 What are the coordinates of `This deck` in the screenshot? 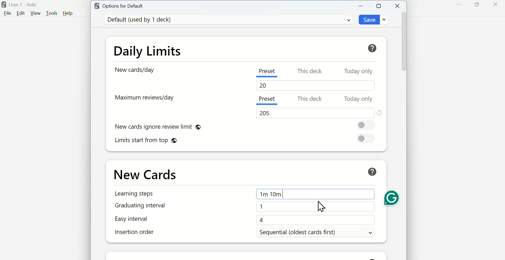 It's located at (309, 99).